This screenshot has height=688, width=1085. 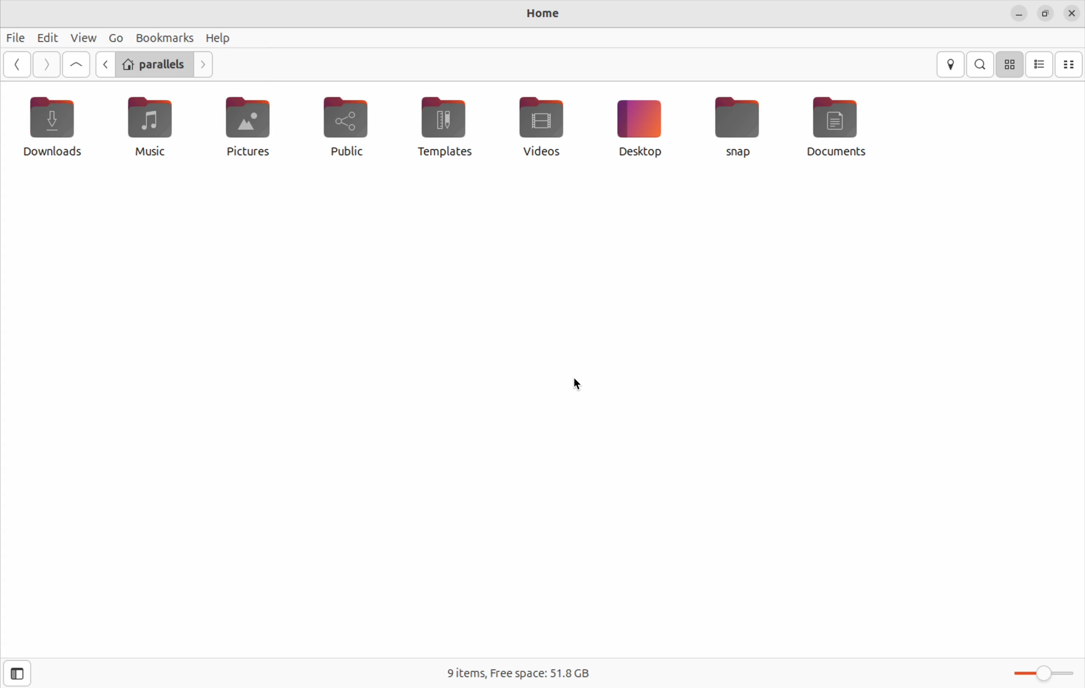 I want to click on desktop icon , so click(x=647, y=130).